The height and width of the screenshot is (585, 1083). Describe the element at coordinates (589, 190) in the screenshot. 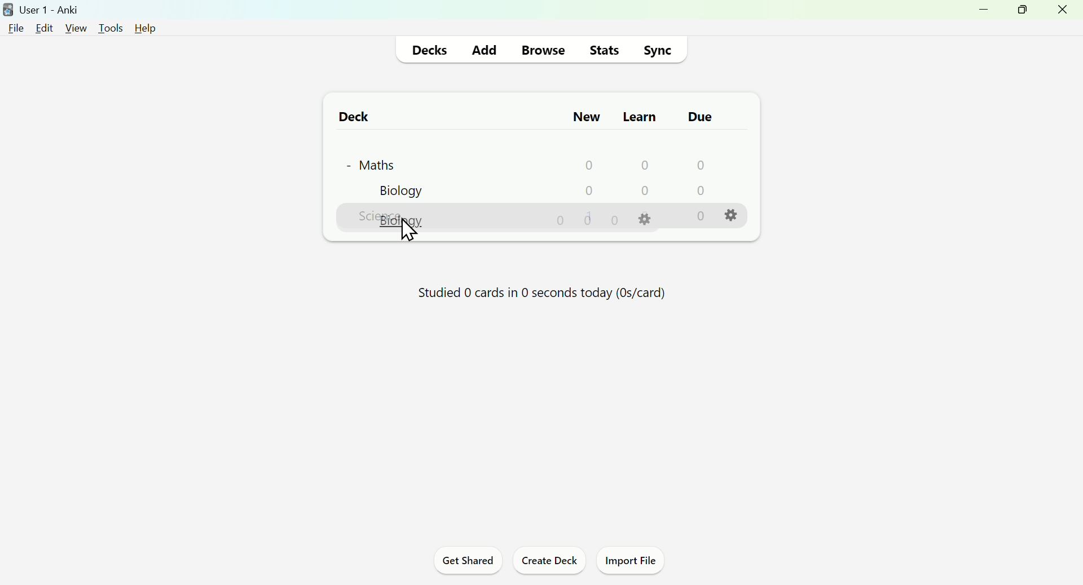

I see `0` at that location.